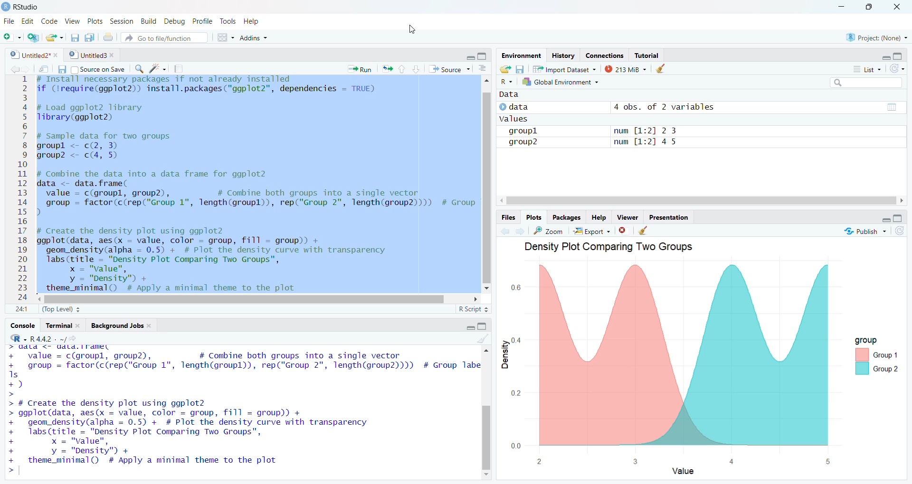 The image size is (912, 484). Describe the element at coordinates (22, 81) in the screenshot. I see `1` at that location.